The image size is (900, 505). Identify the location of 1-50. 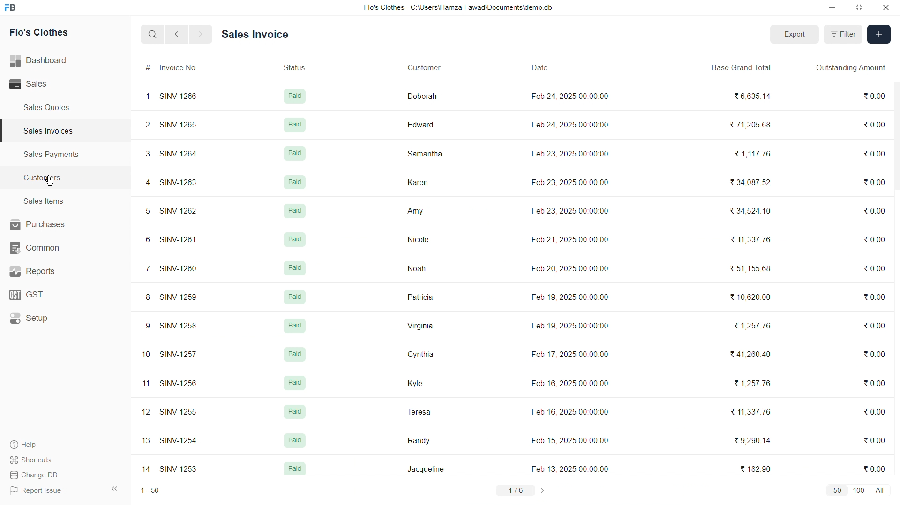
(153, 490).